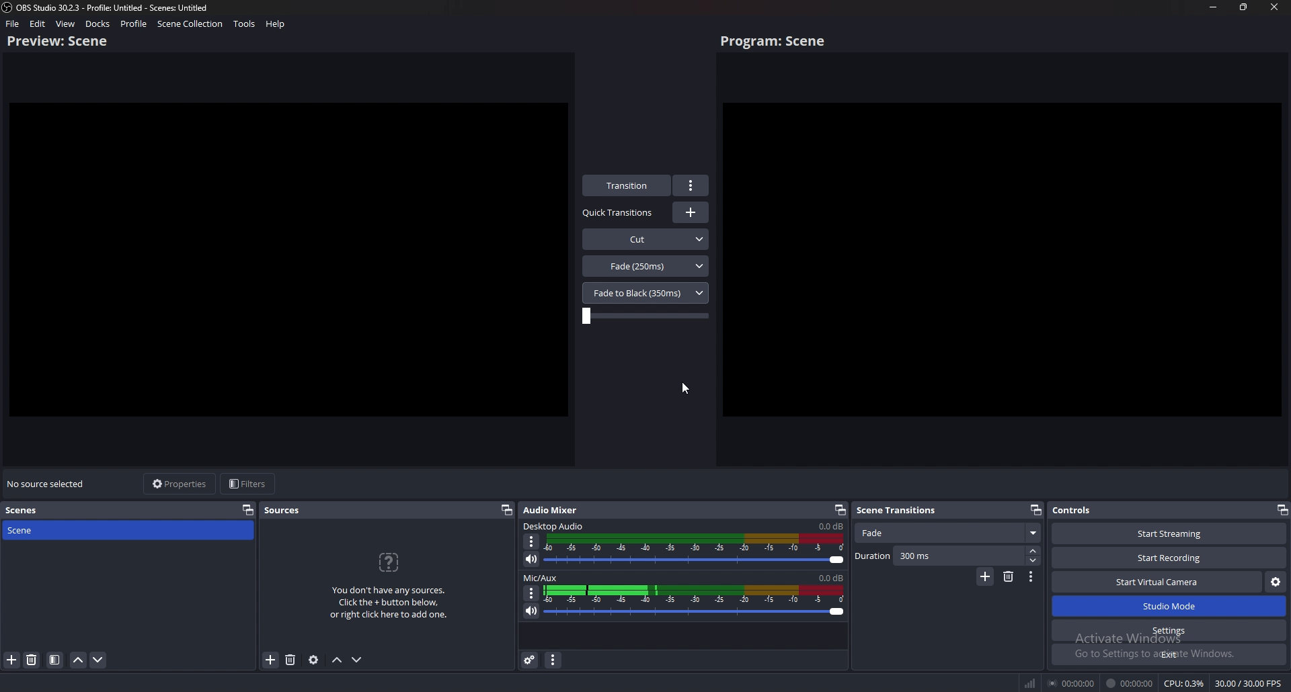 The image size is (1291, 692). What do you see at coordinates (531, 660) in the screenshot?
I see `advanced audio properties` at bounding box center [531, 660].